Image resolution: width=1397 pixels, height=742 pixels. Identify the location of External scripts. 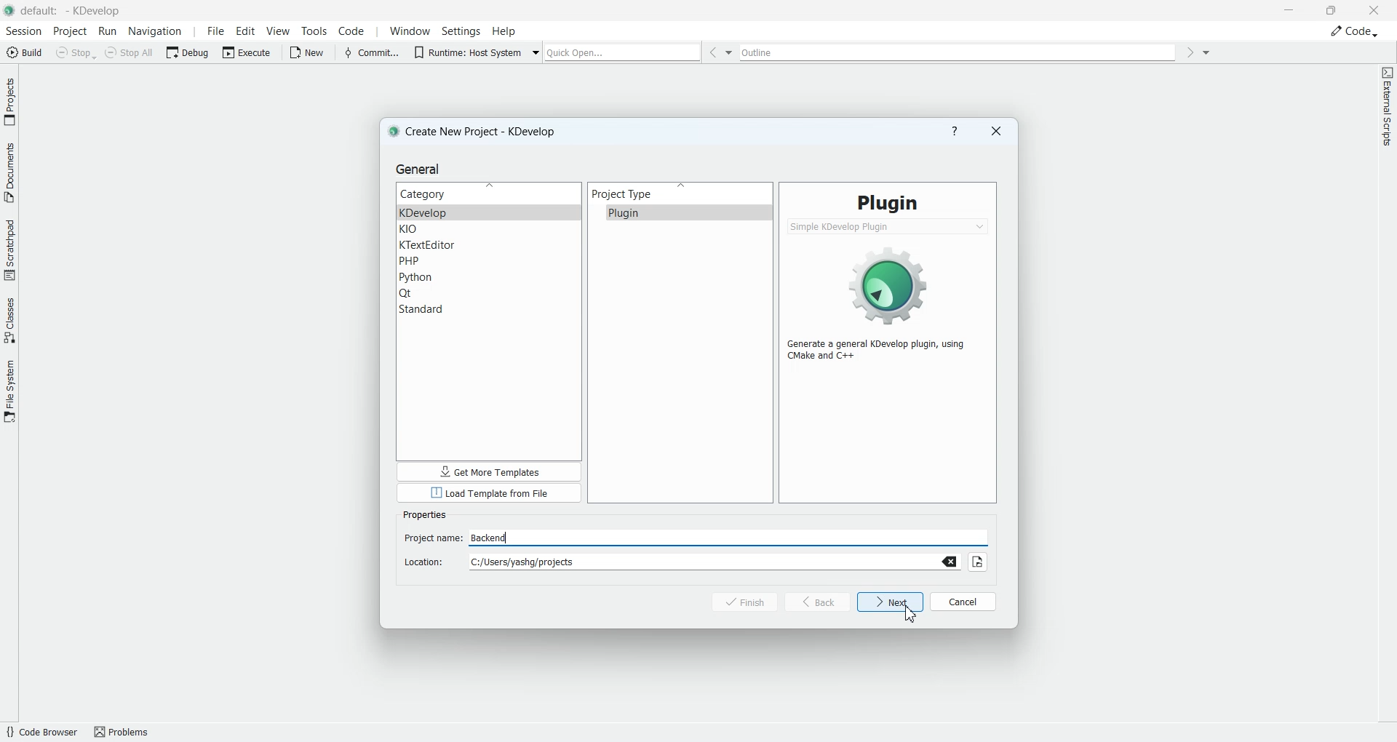
(1387, 111).